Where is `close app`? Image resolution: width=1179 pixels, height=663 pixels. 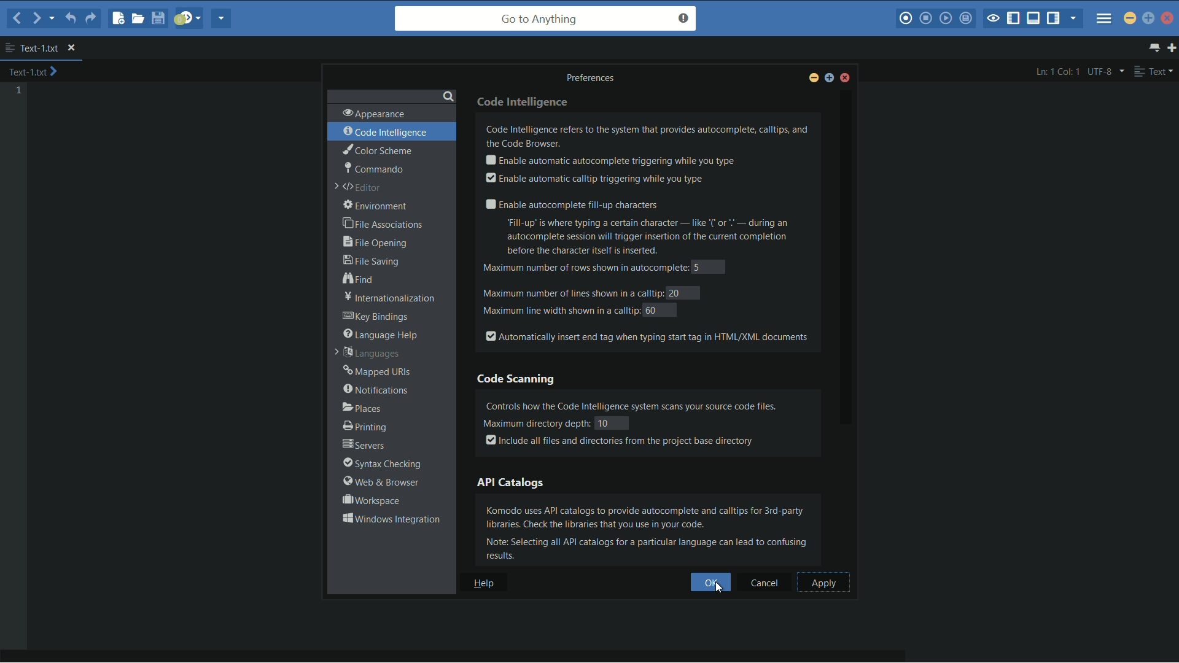 close app is located at coordinates (1169, 18).